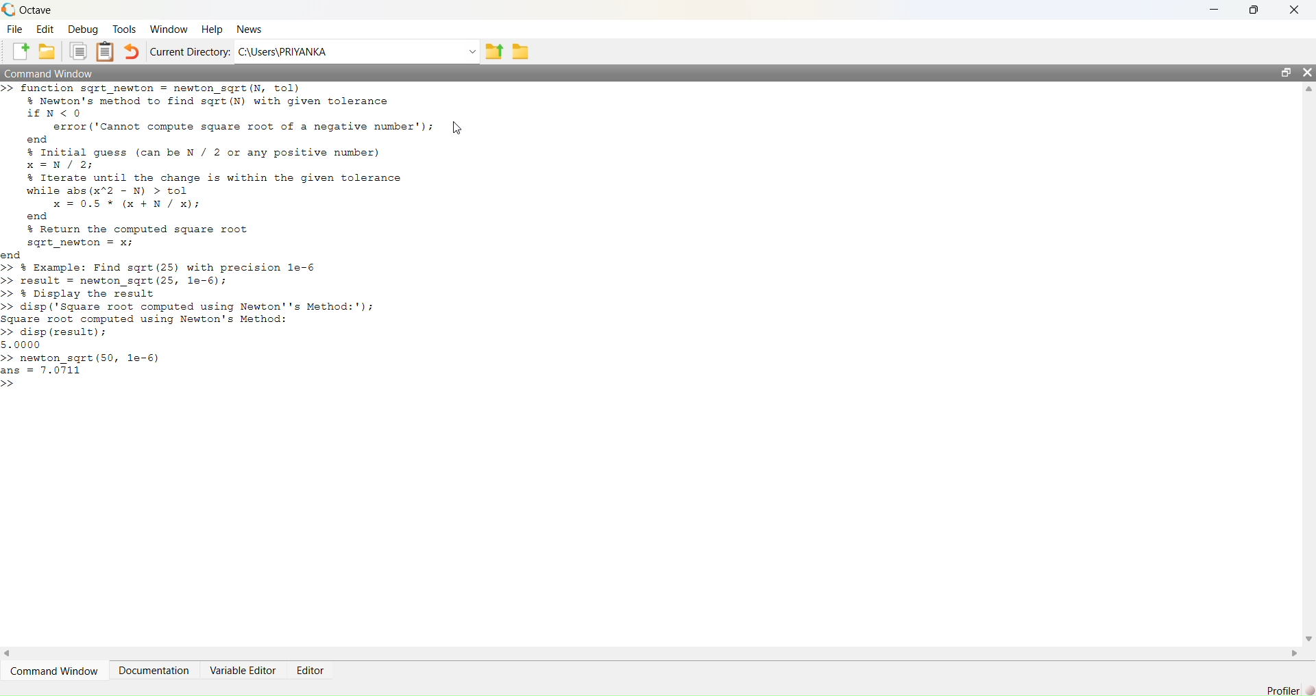  Describe the element at coordinates (12, 650) in the screenshot. I see `Left` at that location.